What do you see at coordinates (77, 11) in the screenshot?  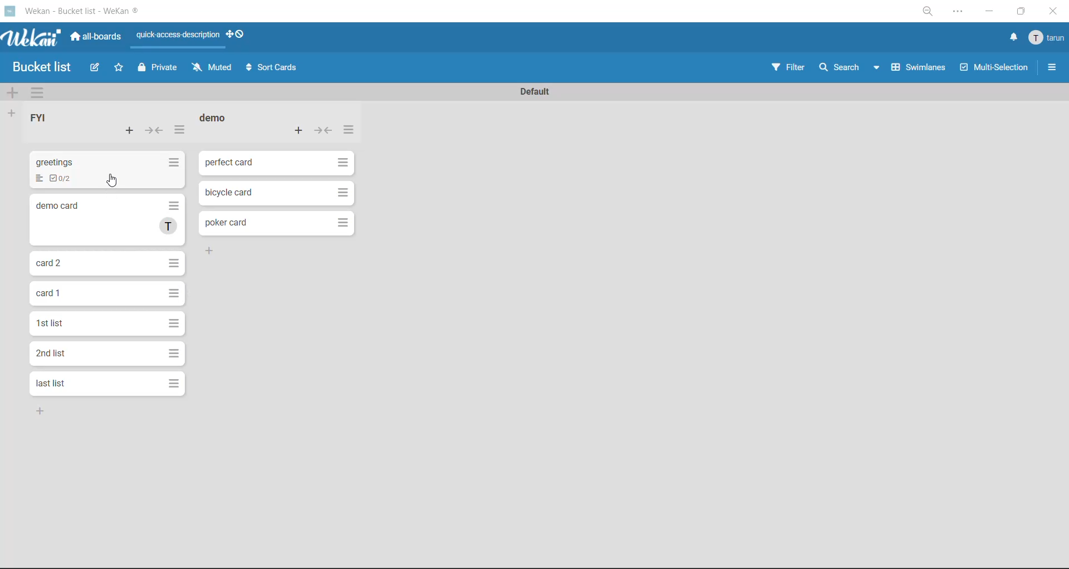 I see `app title` at bounding box center [77, 11].